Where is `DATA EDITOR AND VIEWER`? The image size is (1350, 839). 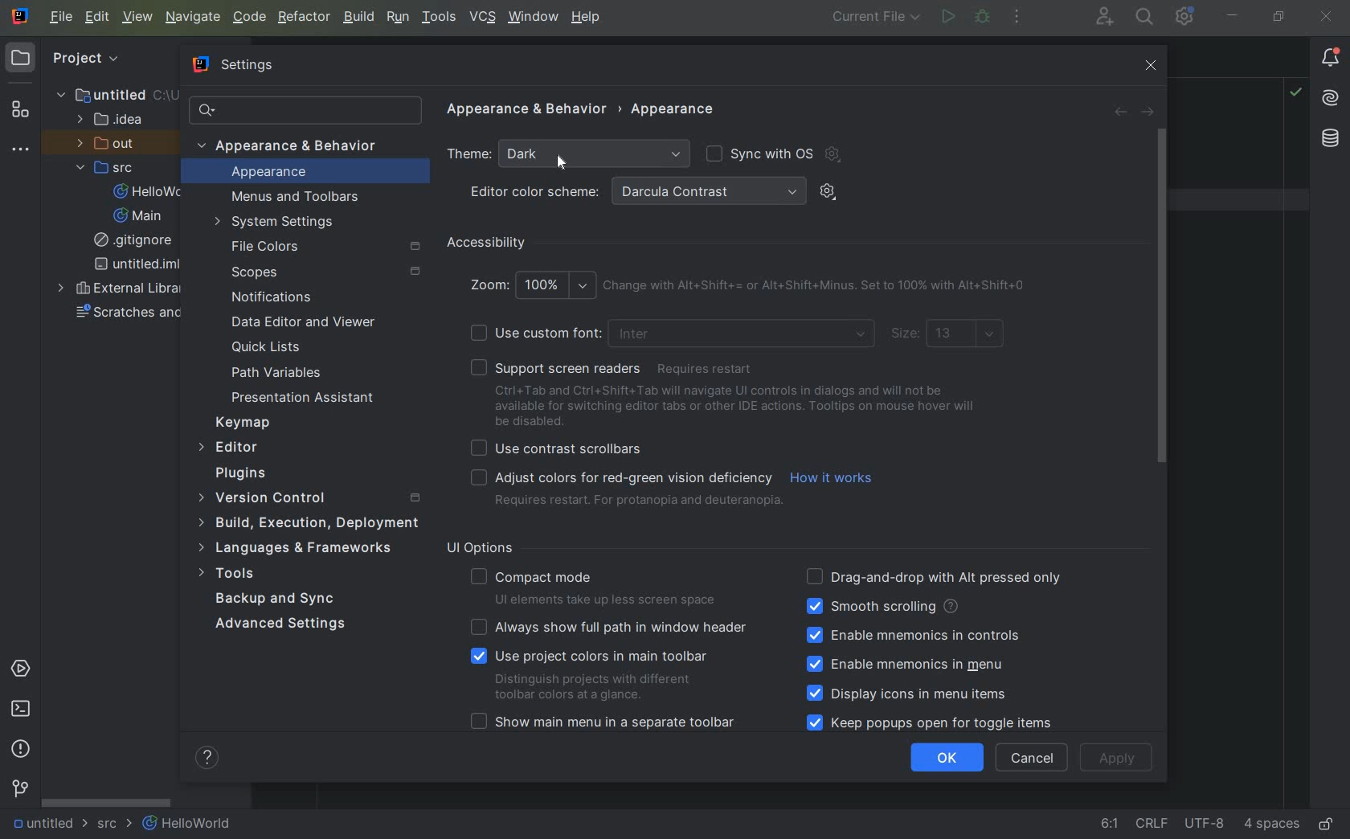 DATA EDITOR AND VIEWER is located at coordinates (302, 322).